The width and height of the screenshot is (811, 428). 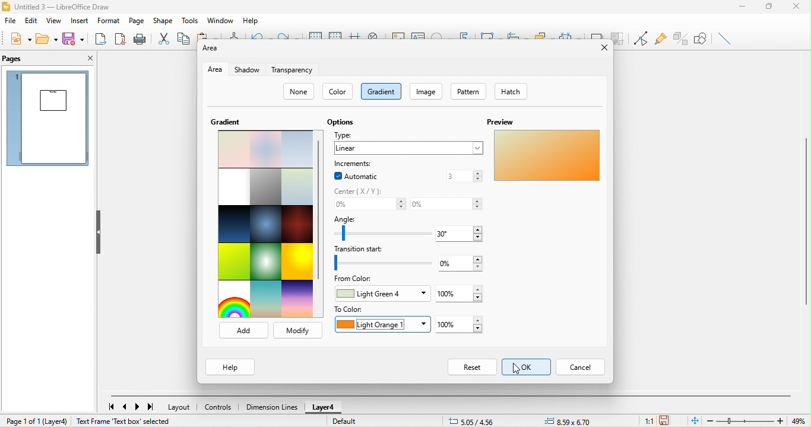 I want to click on object position-8.59x6.70, so click(x=571, y=422).